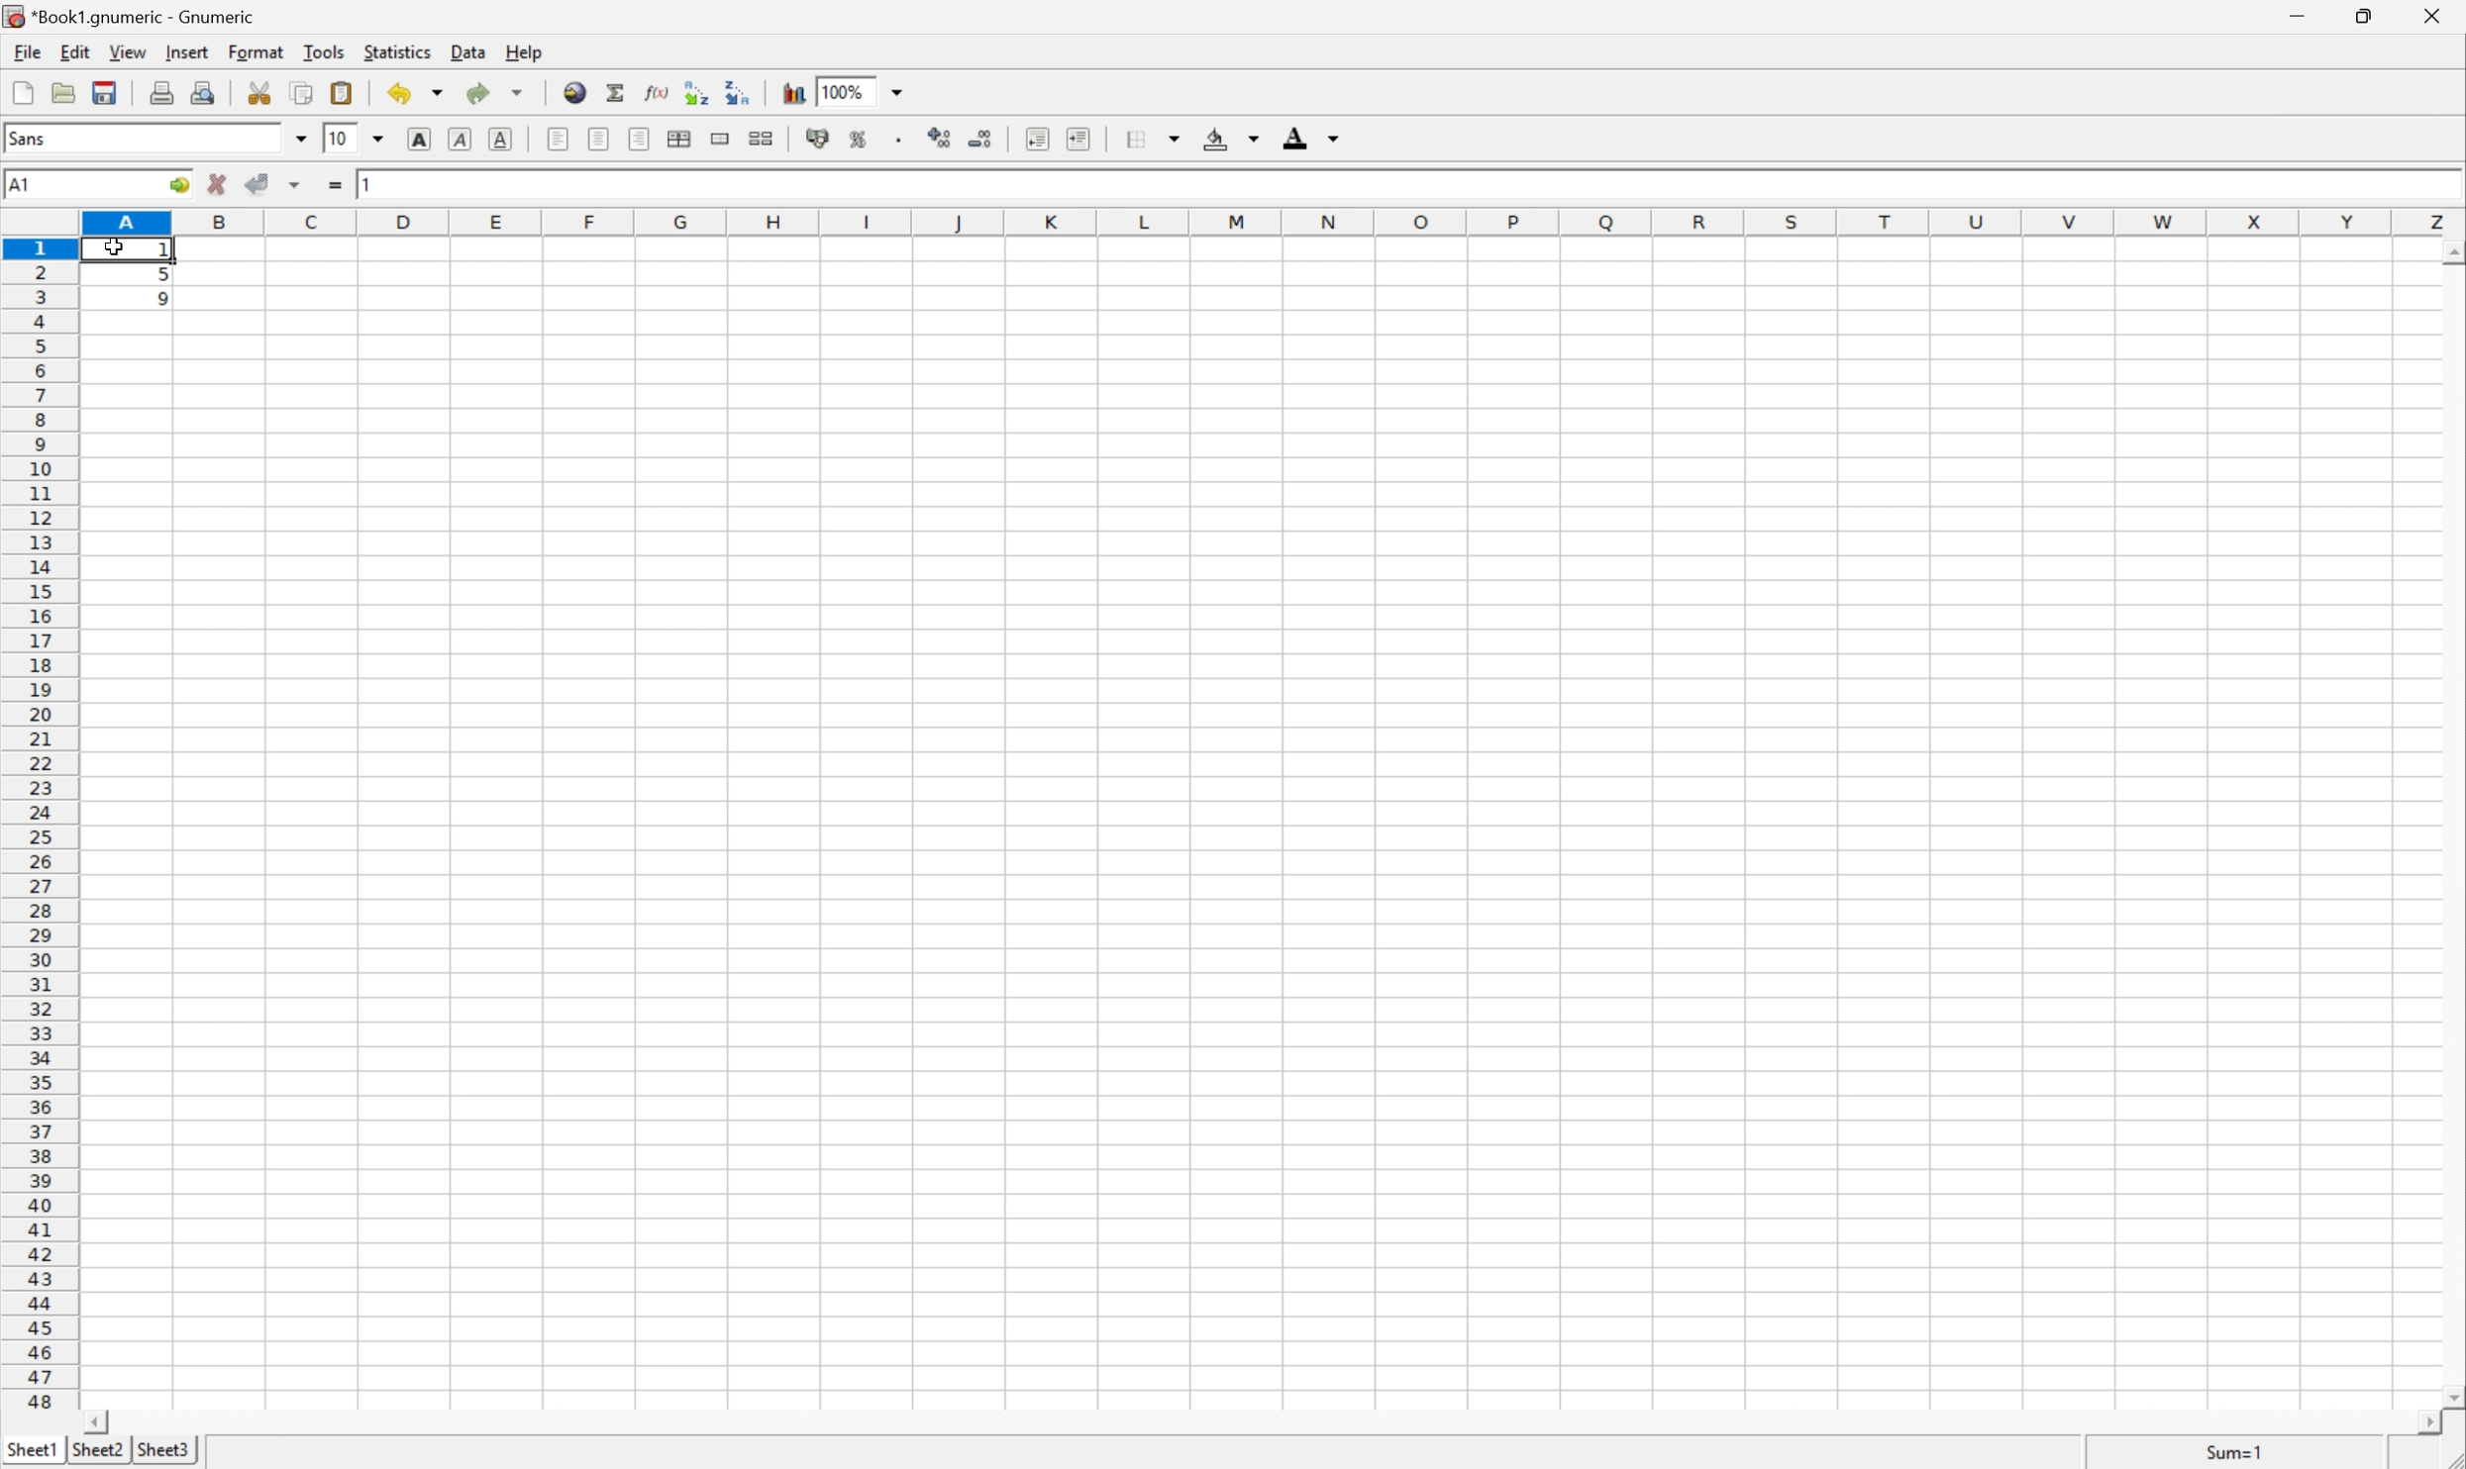 The height and width of the screenshot is (1469, 2466). I want to click on decrease indent, so click(1039, 139).